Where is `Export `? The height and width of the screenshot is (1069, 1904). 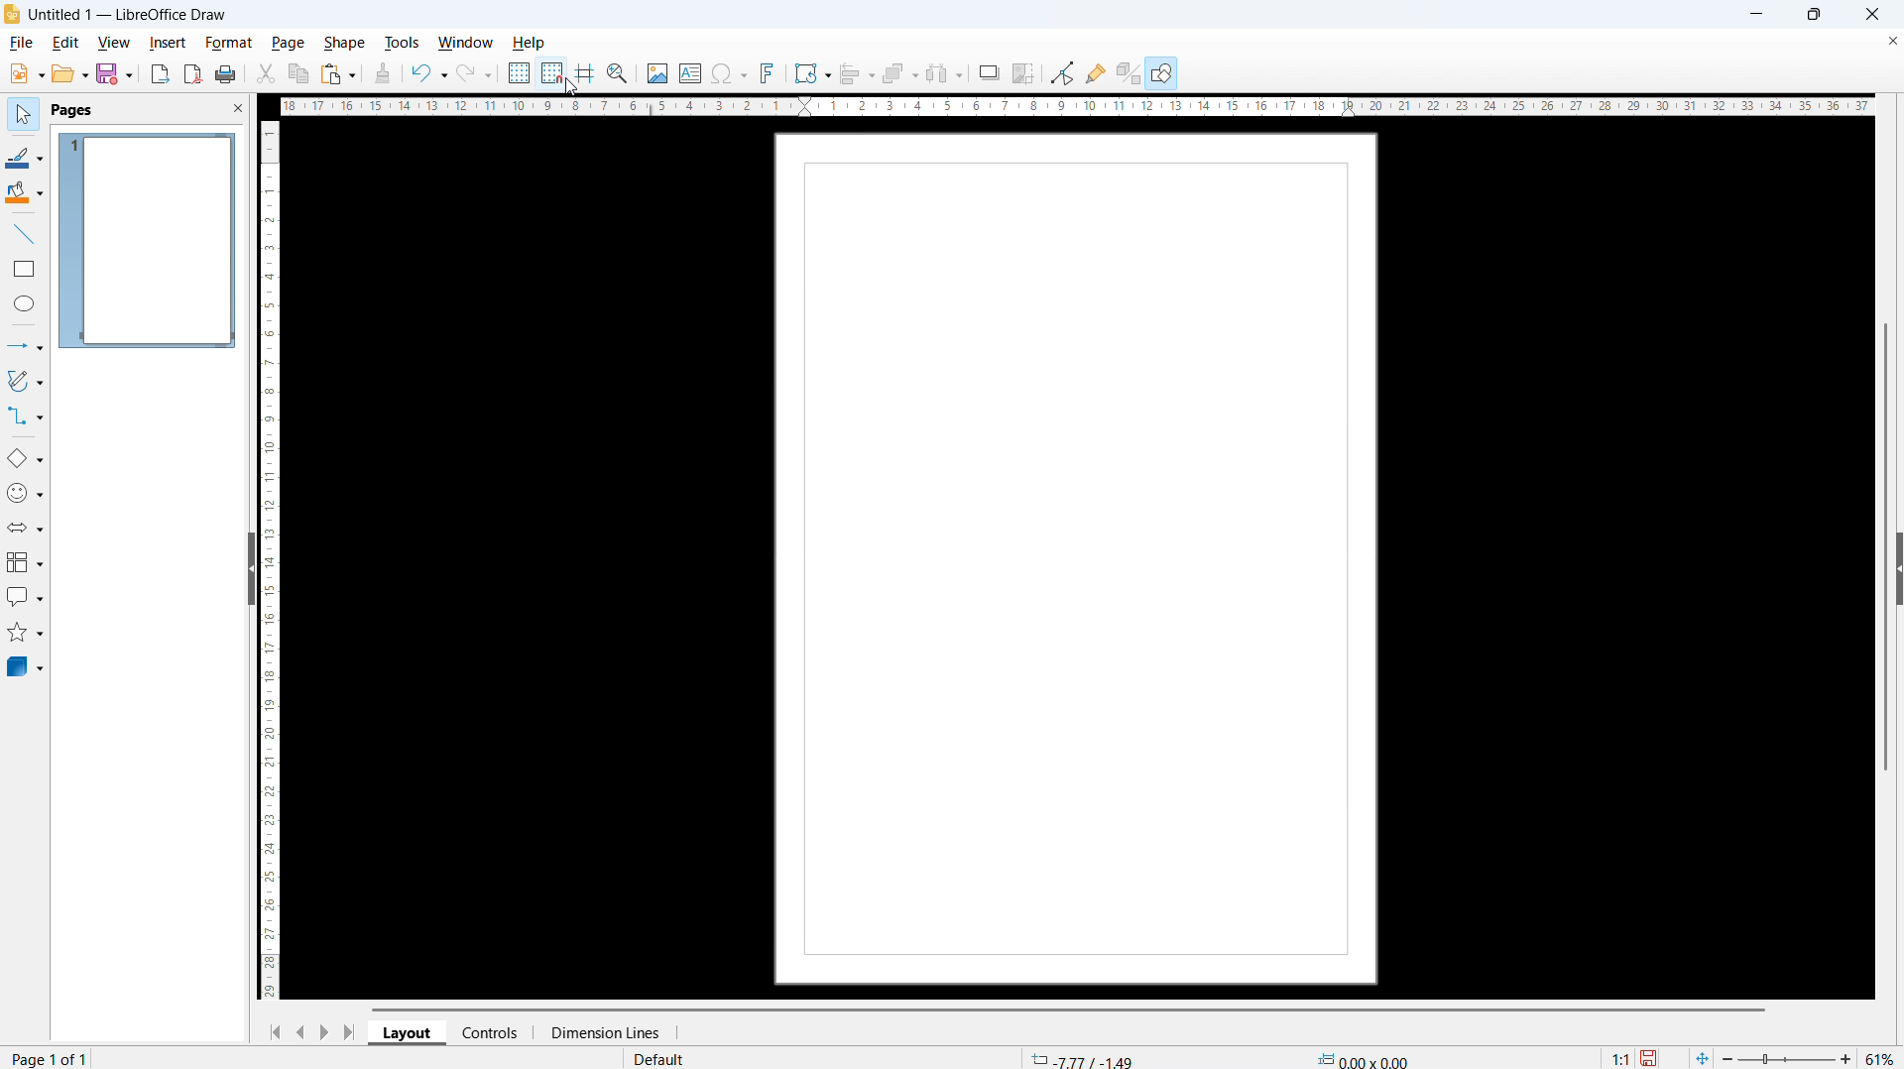 Export  is located at coordinates (161, 72).